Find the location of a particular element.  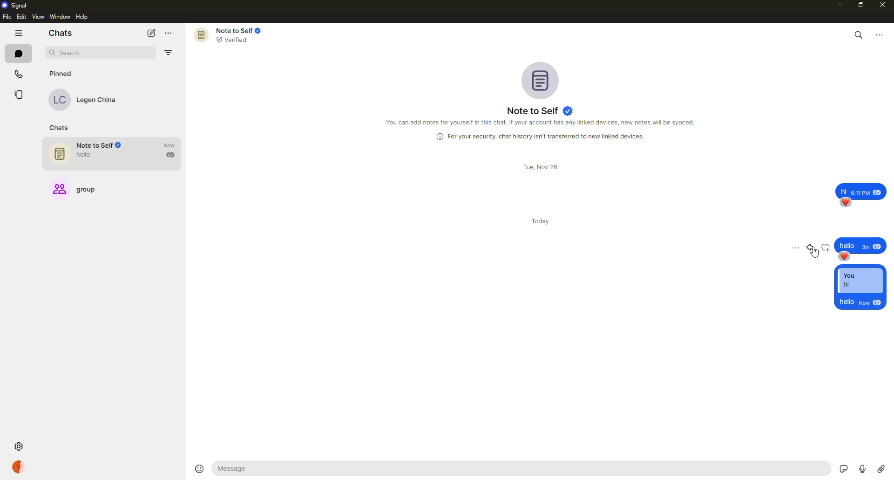

note to self is located at coordinates (229, 35).